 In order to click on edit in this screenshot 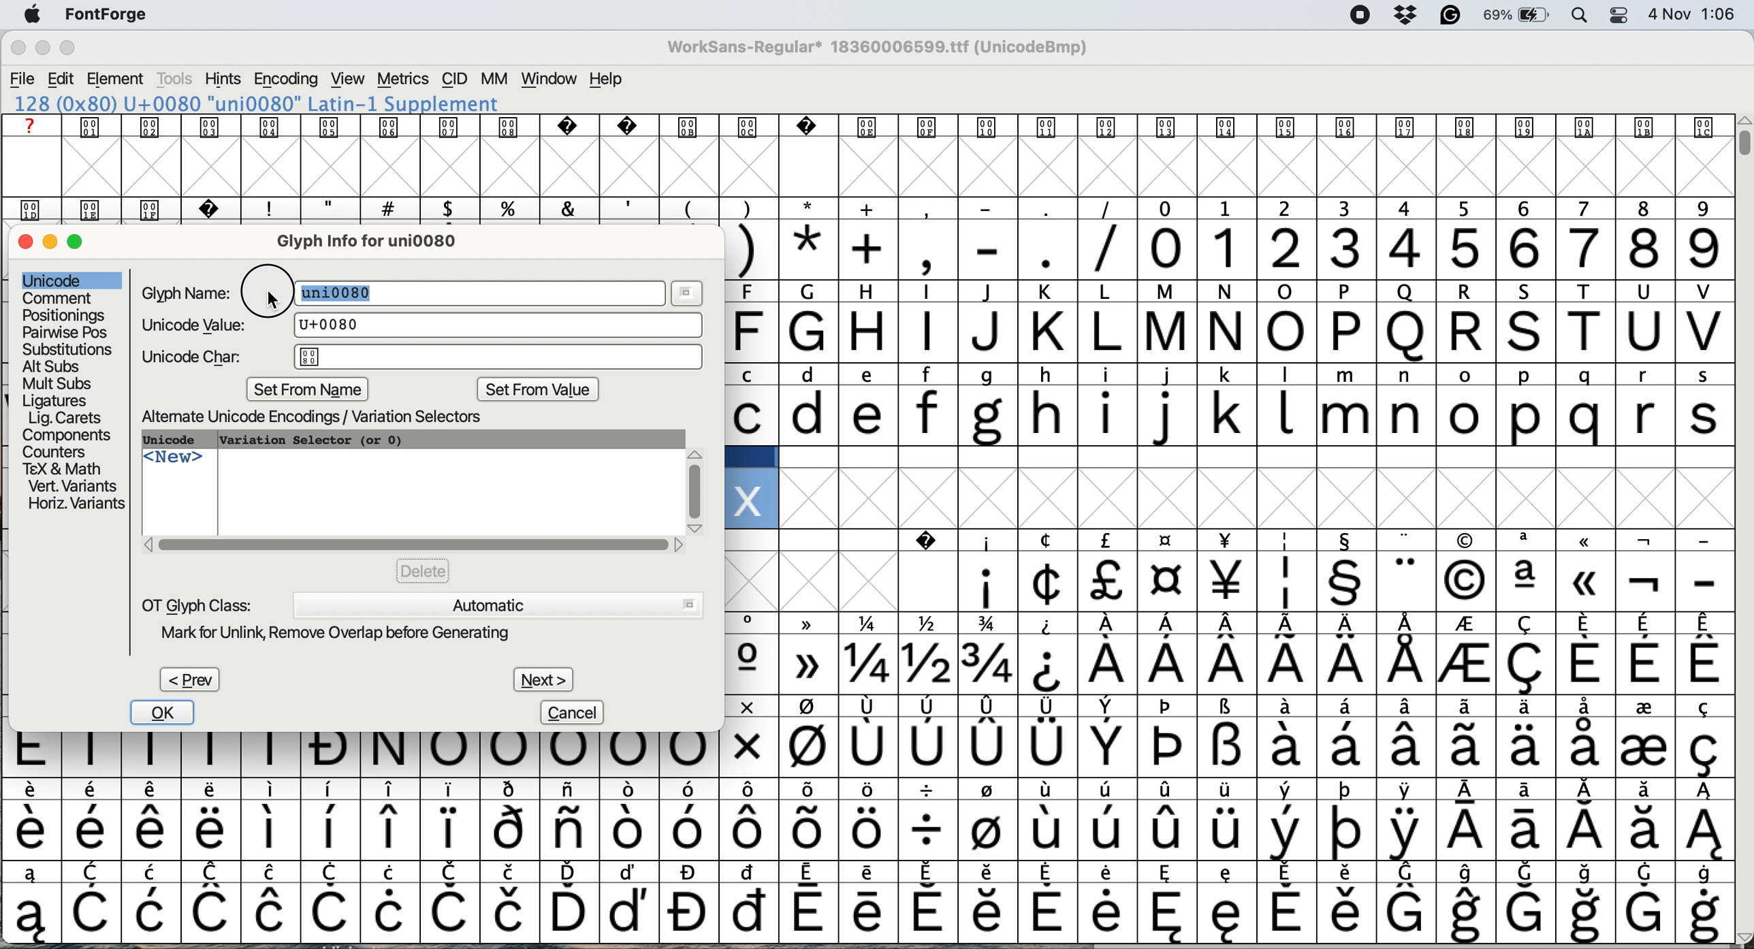, I will do `click(63, 78)`.